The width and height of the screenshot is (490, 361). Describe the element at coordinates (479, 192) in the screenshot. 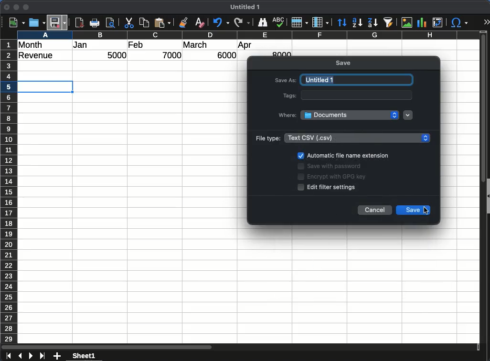

I see `scroll` at that location.